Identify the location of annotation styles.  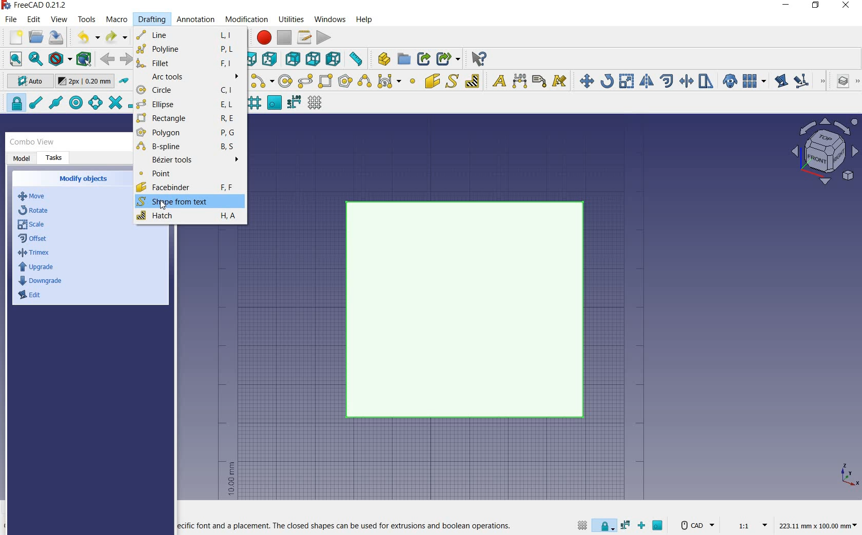
(560, 83).